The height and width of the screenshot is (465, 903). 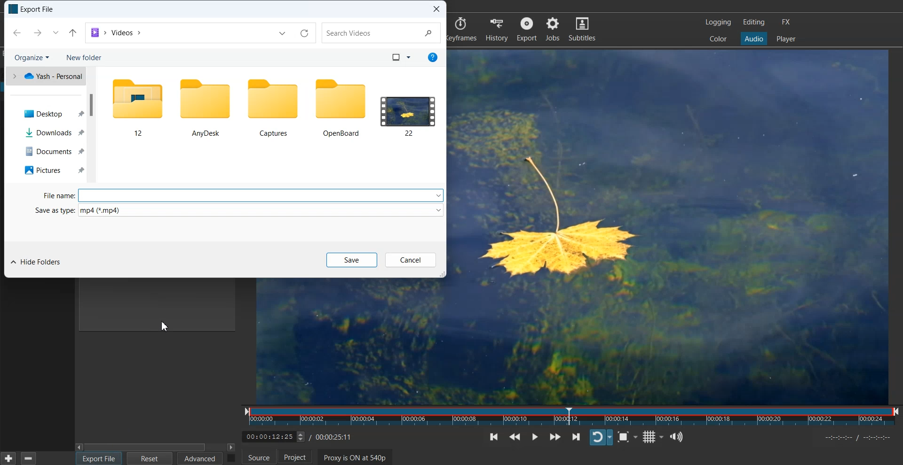 What do you see at coordinates (55, 148) in the screenshot?
I see `Documents` at bounding box center [55, 148].